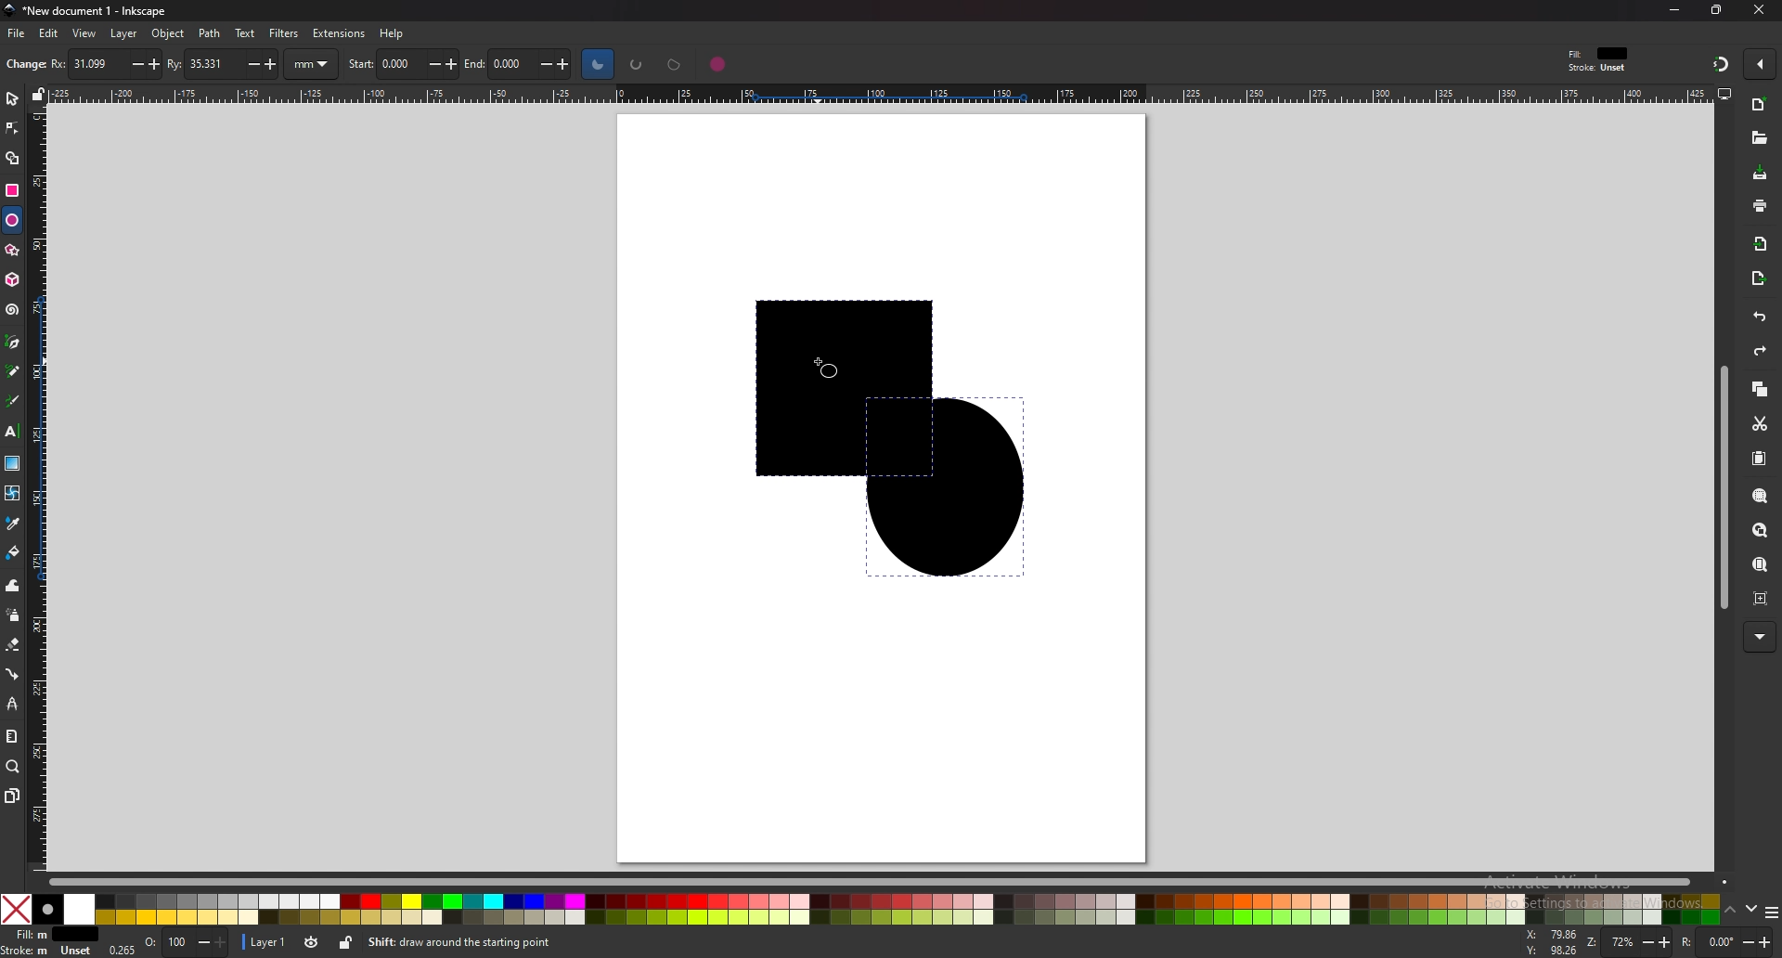 The image size is (1782, 958). What do you see at coordinates (1753, 912) in the screenshot?
I see `down` at bounding box center [1753, 912].